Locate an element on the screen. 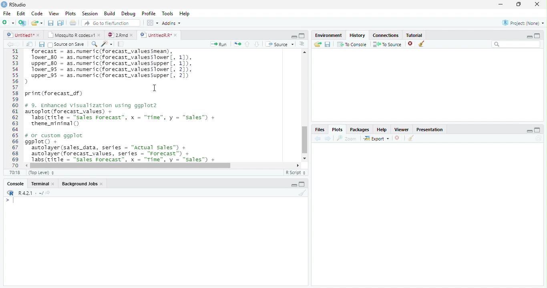  Create file is located at coordinates (8, 23).